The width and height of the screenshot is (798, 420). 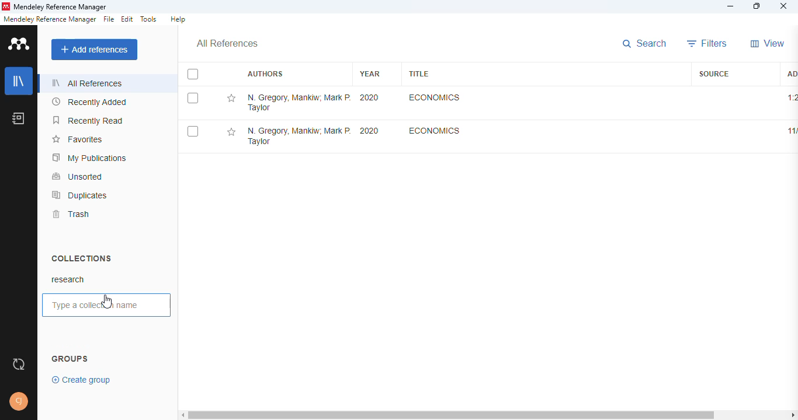 What do you see at coordinates (231, 99) in the screenshot?
I see `add this reference to favorites` at bounding box center [231, 99].